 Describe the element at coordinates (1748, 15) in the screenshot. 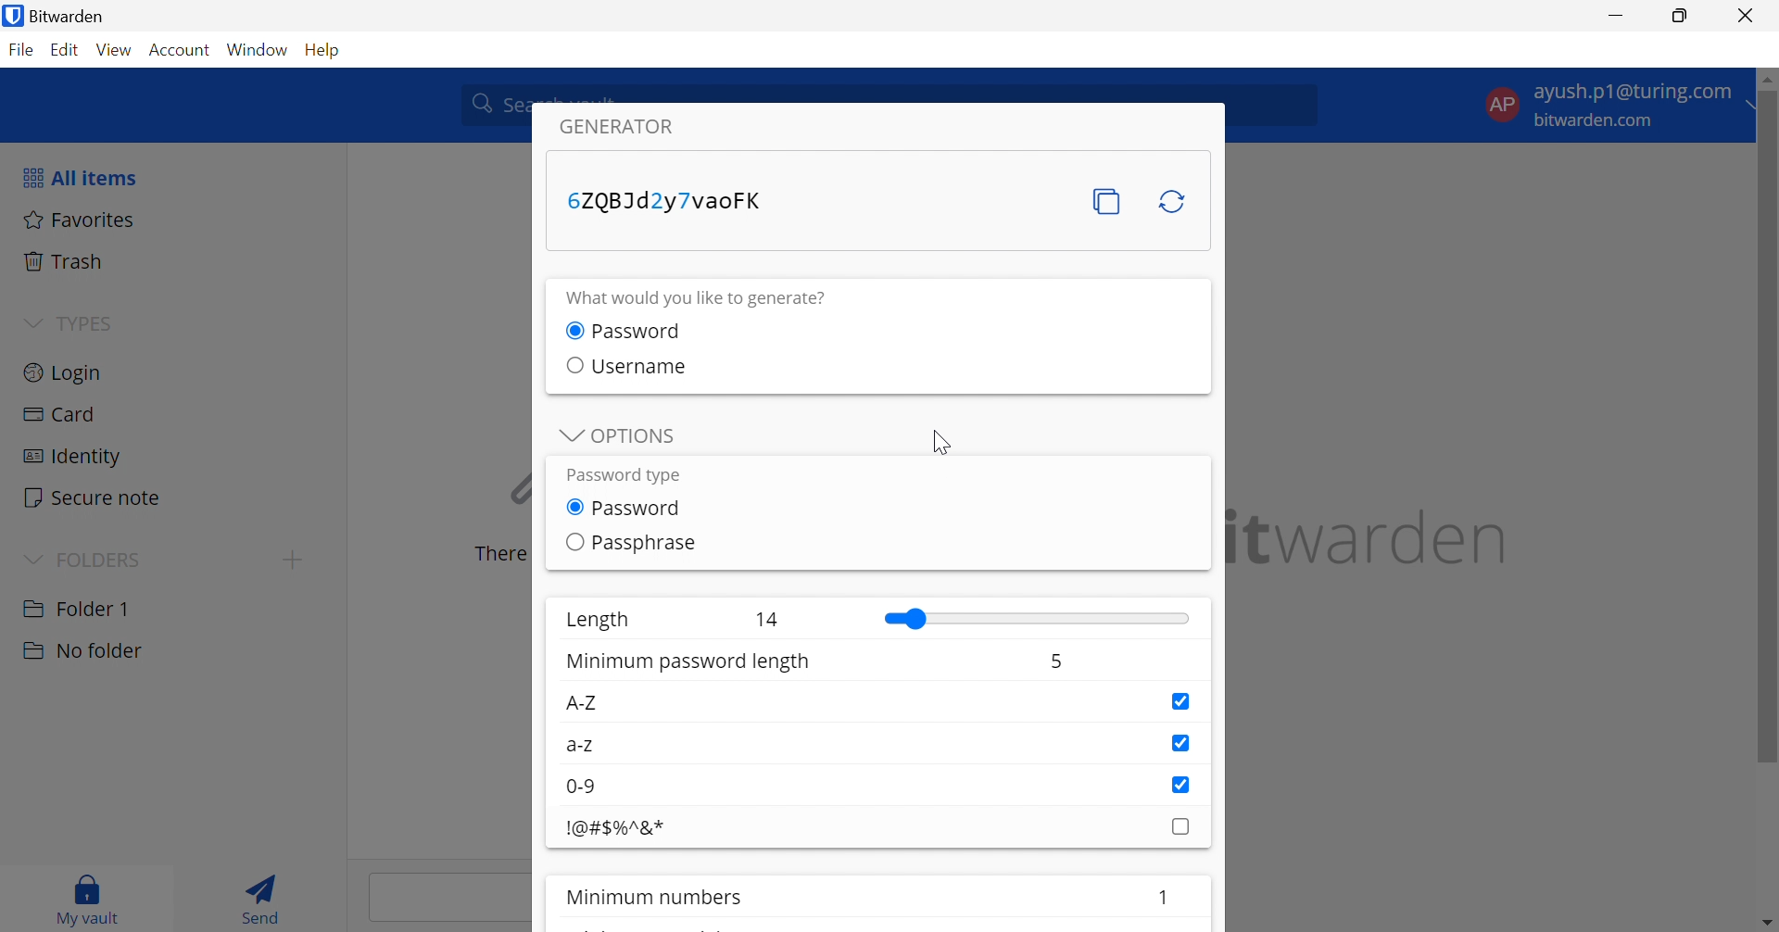

I see `Close` at that location.